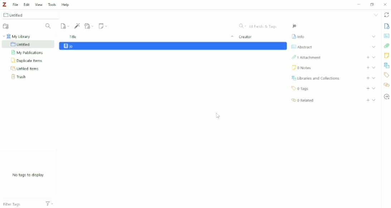  What do you see at coordinates (302, 89) in the screenshot?
I see `Tags` at bounding box center [302, 89].